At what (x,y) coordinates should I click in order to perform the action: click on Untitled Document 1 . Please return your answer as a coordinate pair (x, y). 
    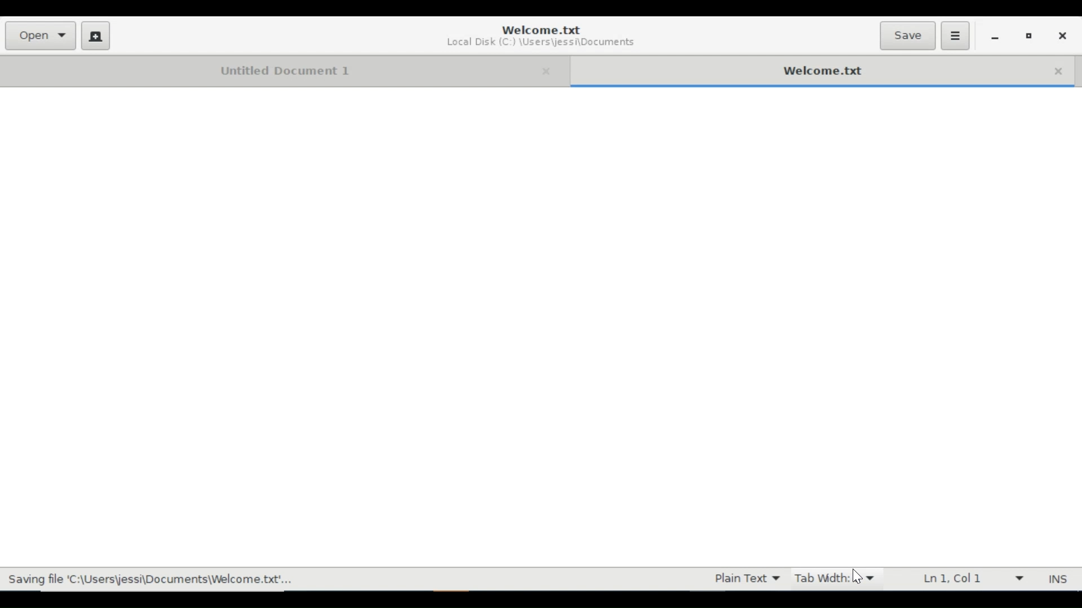
    Looking at the image, I should click on (265, 70).